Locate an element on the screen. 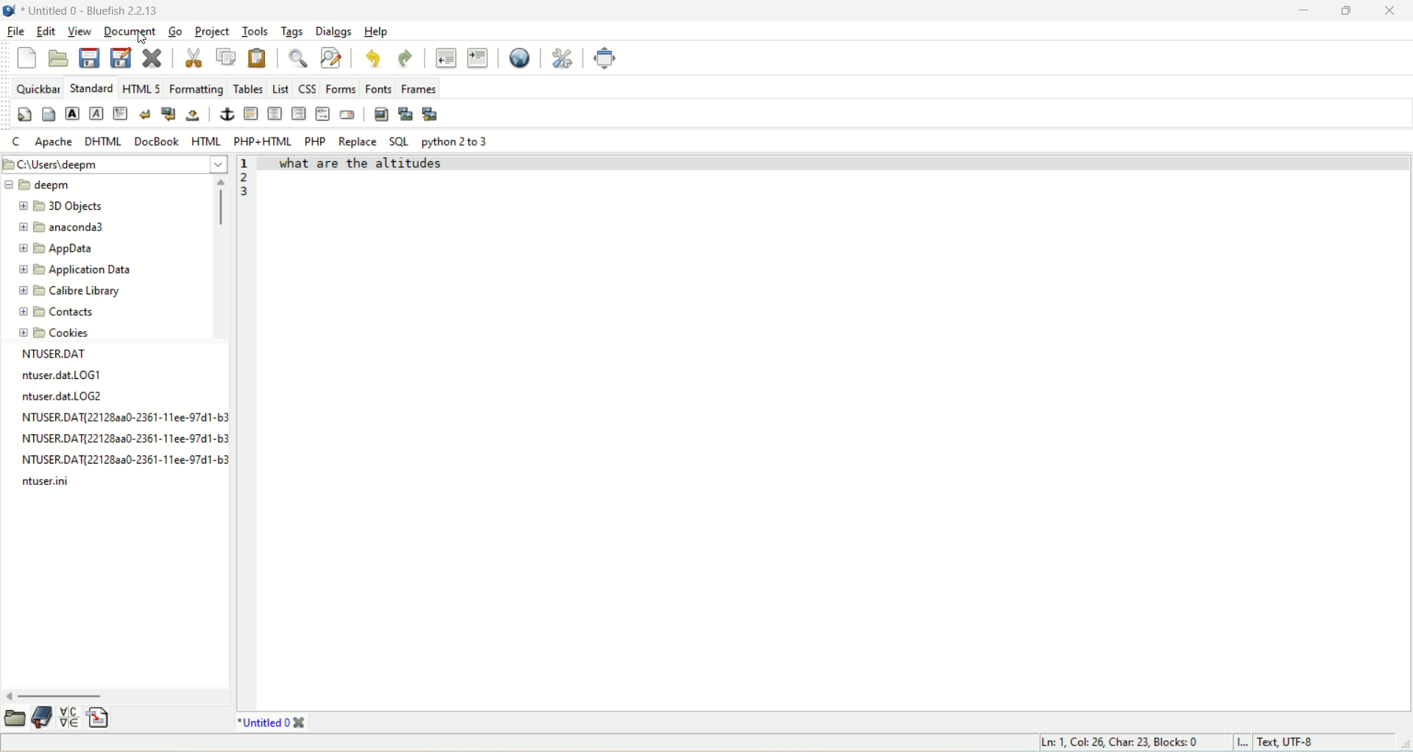 The image size is (1413, 752). break is located at coordinates (146, 115).